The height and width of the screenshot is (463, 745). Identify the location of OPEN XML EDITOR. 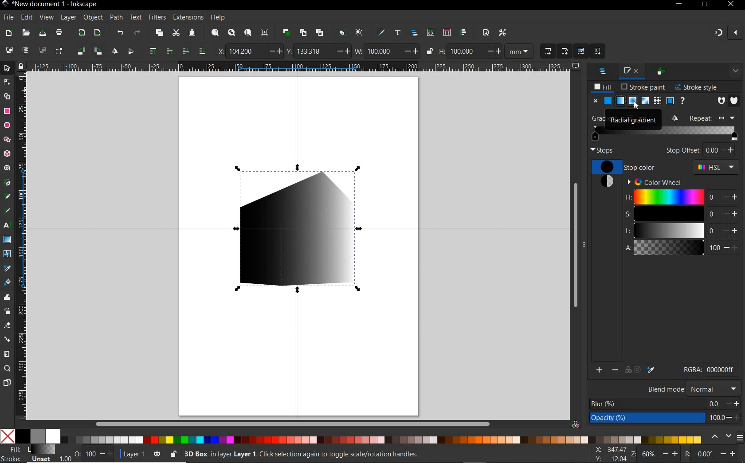
(430, 34).